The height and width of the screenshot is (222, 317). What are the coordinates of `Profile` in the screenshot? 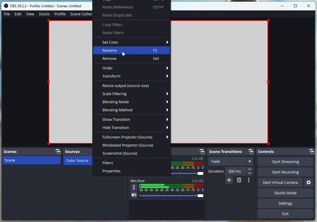 It's located at (60, 14).